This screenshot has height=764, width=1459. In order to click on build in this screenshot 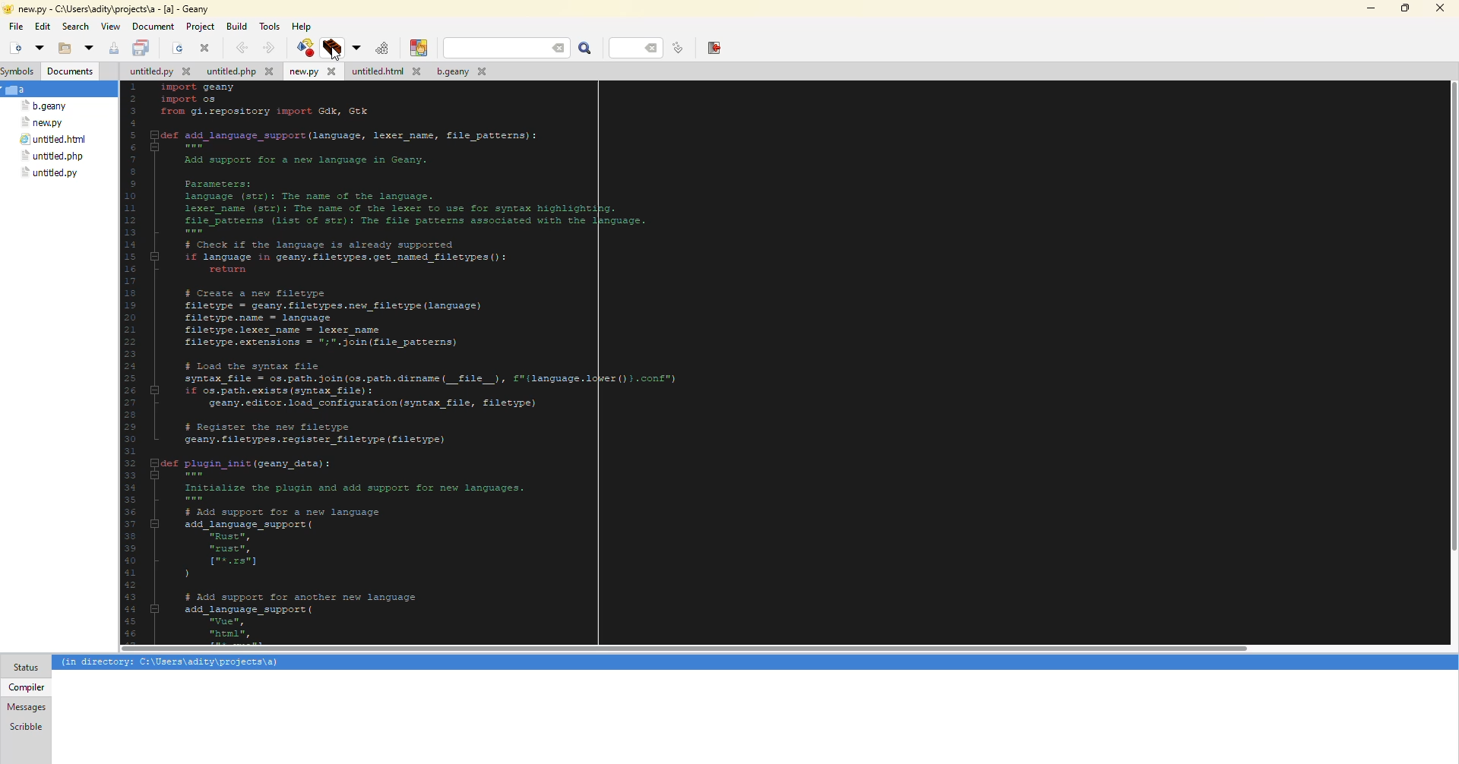, I will do `click(238, 27)`.